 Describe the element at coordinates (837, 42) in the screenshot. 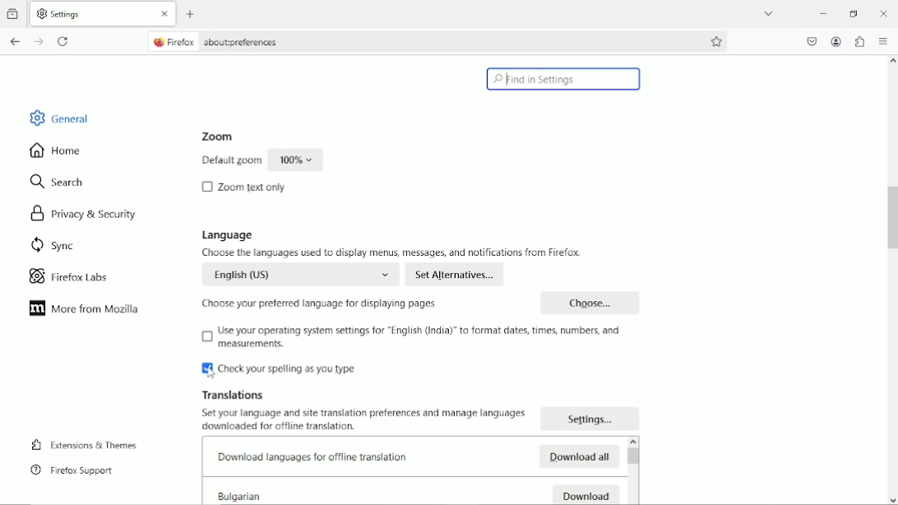

I see `Account` at that location.